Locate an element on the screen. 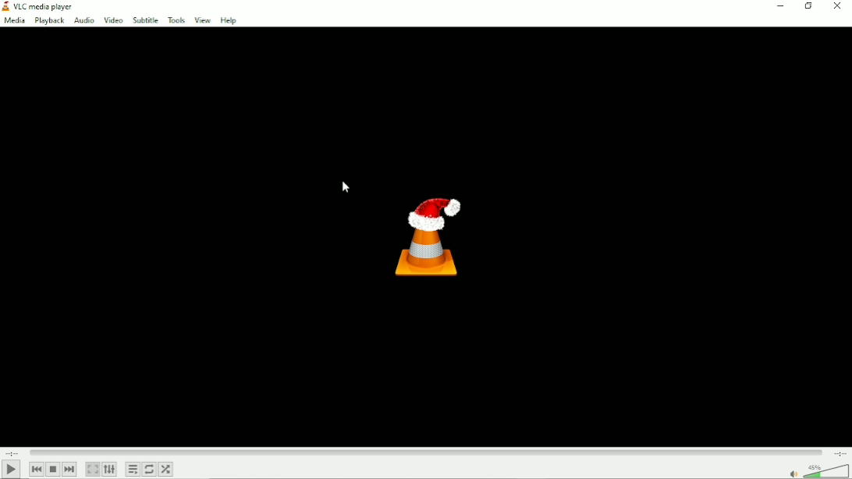  Previous is located at coordinates (36, 469).